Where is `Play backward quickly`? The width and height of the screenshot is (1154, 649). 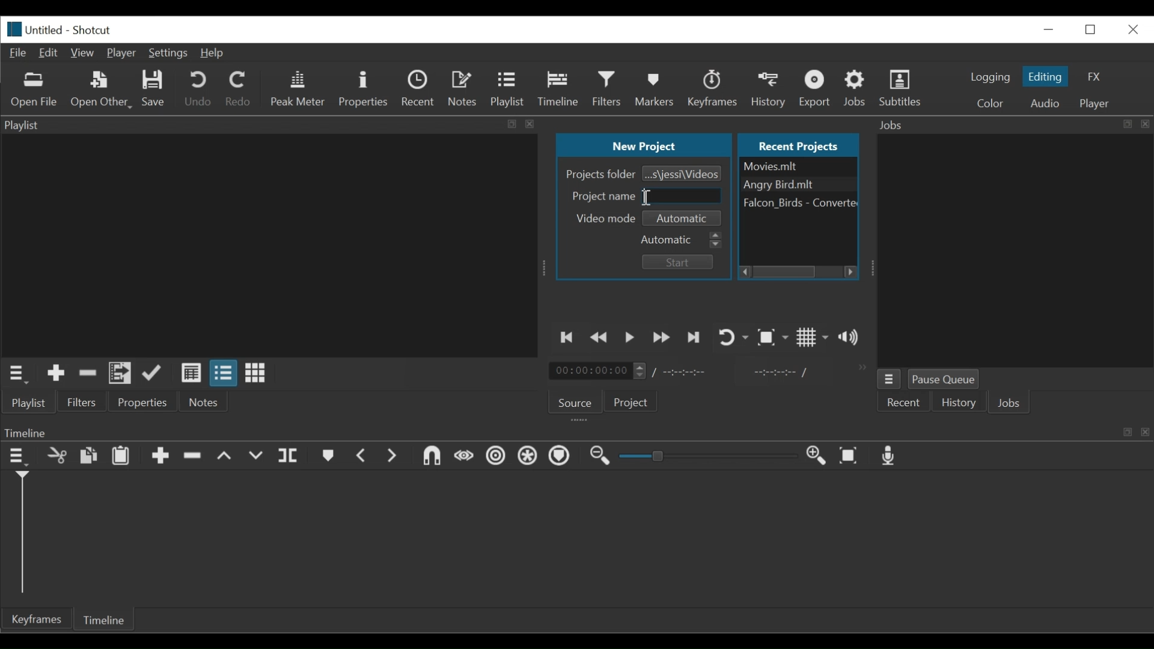 Play backward quickly is located at coordinates (600, 339).